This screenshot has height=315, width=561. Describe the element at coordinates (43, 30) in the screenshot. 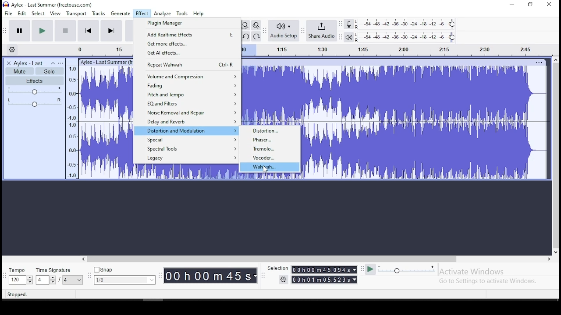

I see `play` at that location.